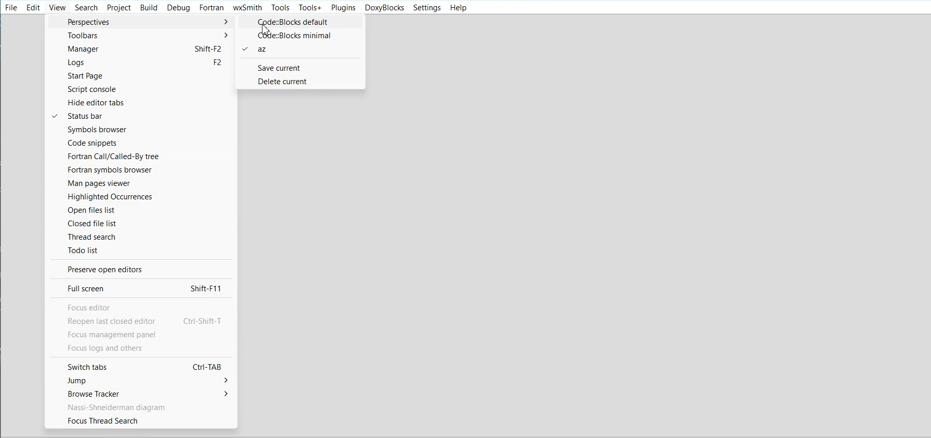 This screenshot has height=438, width=931. I want to click on Browse tracker, so click(145, 393).